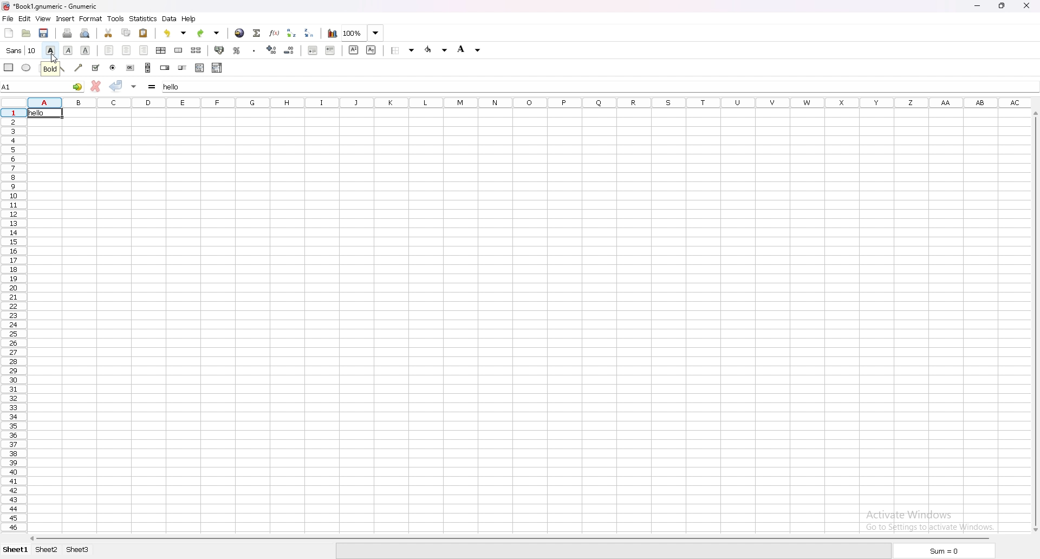  I want to click on combo box, so click(217, 68).